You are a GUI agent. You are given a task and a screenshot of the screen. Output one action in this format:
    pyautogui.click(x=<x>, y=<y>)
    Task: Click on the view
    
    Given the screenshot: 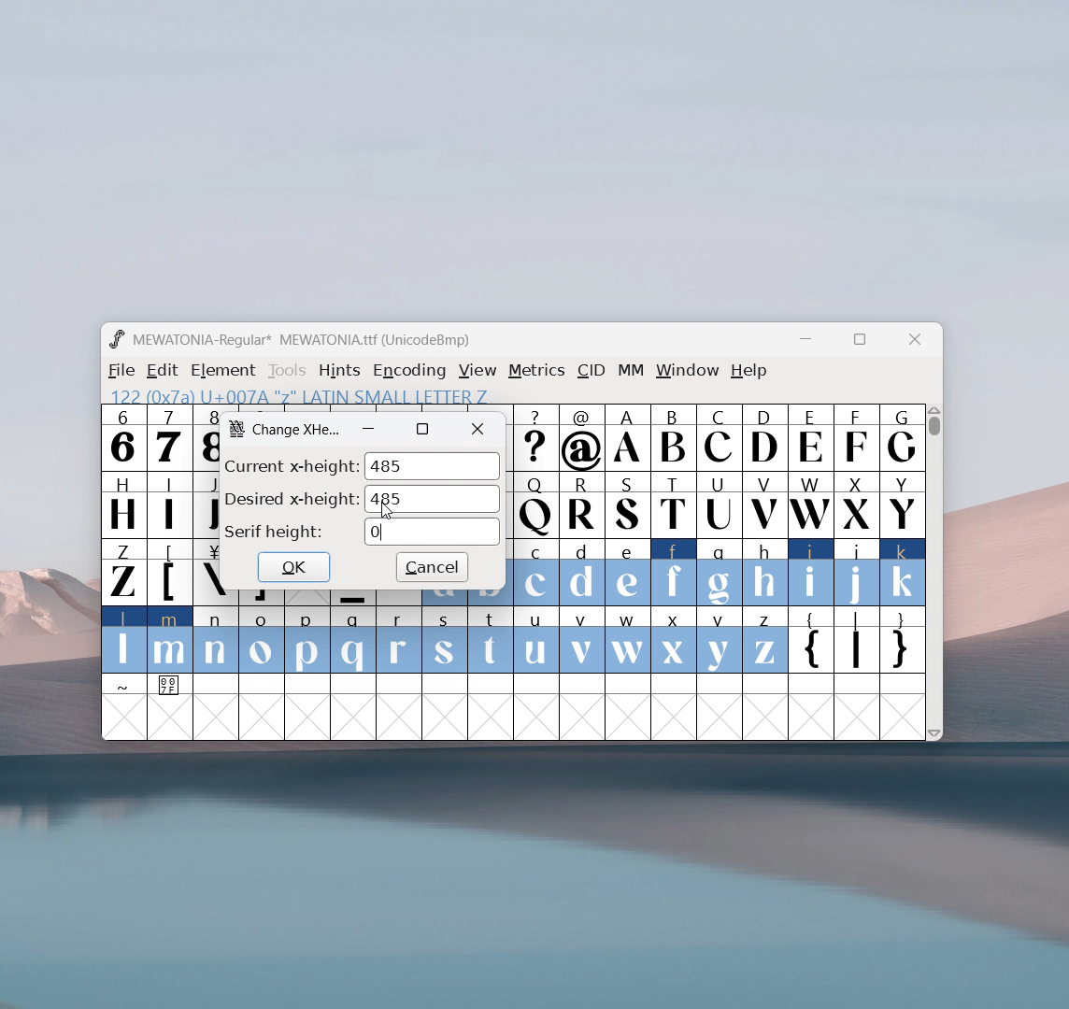 What is the action you would take?
    pyautogui.click(x=477, y=371)
    